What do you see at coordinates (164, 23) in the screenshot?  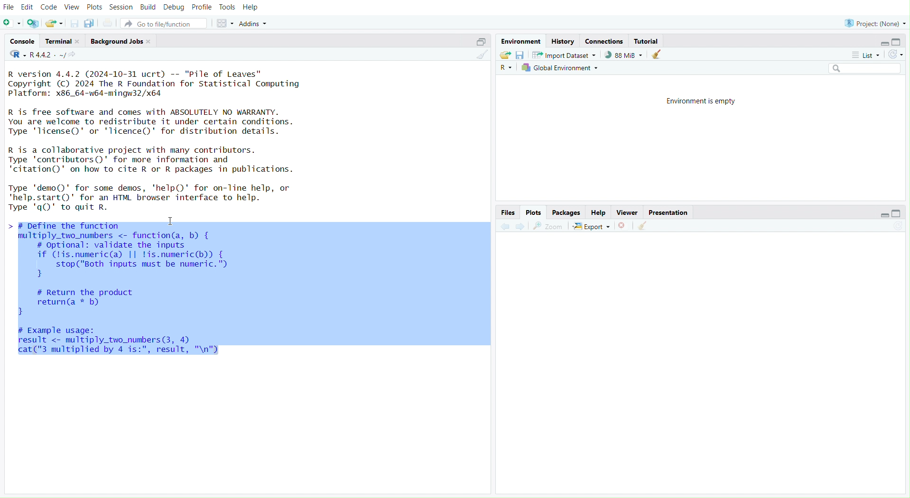 I see `Go to file/function` at bounding box center [164, 23].